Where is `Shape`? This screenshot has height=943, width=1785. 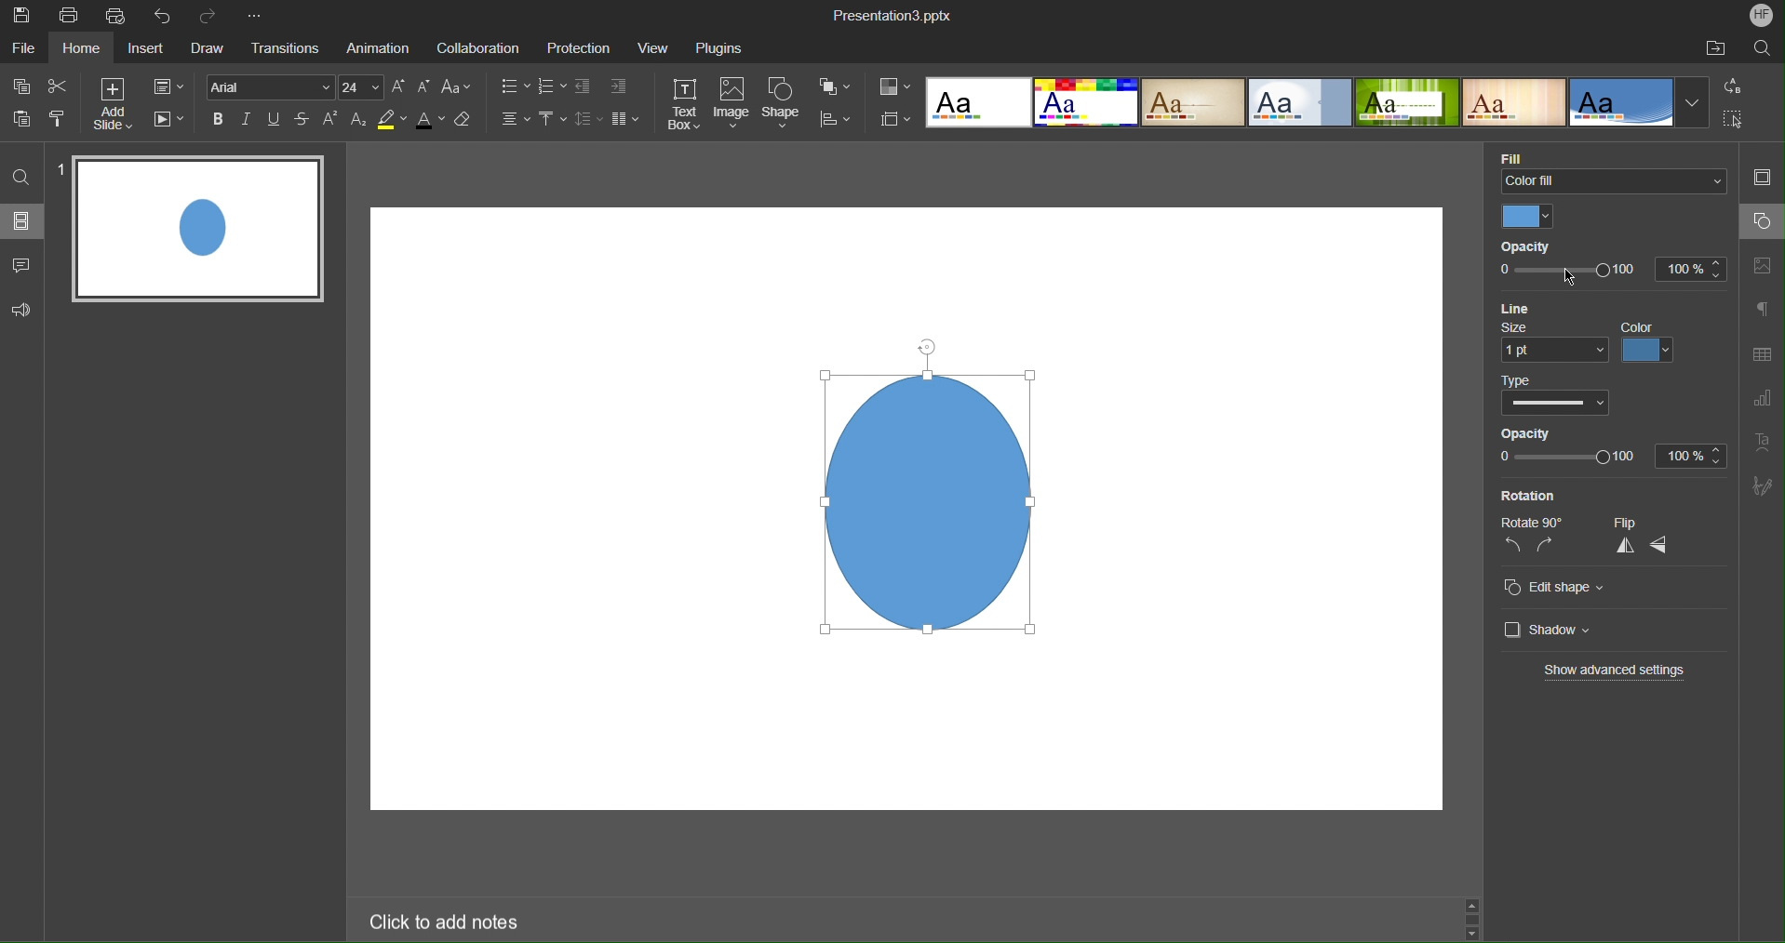
Shape is located at coordinates (785, 105).